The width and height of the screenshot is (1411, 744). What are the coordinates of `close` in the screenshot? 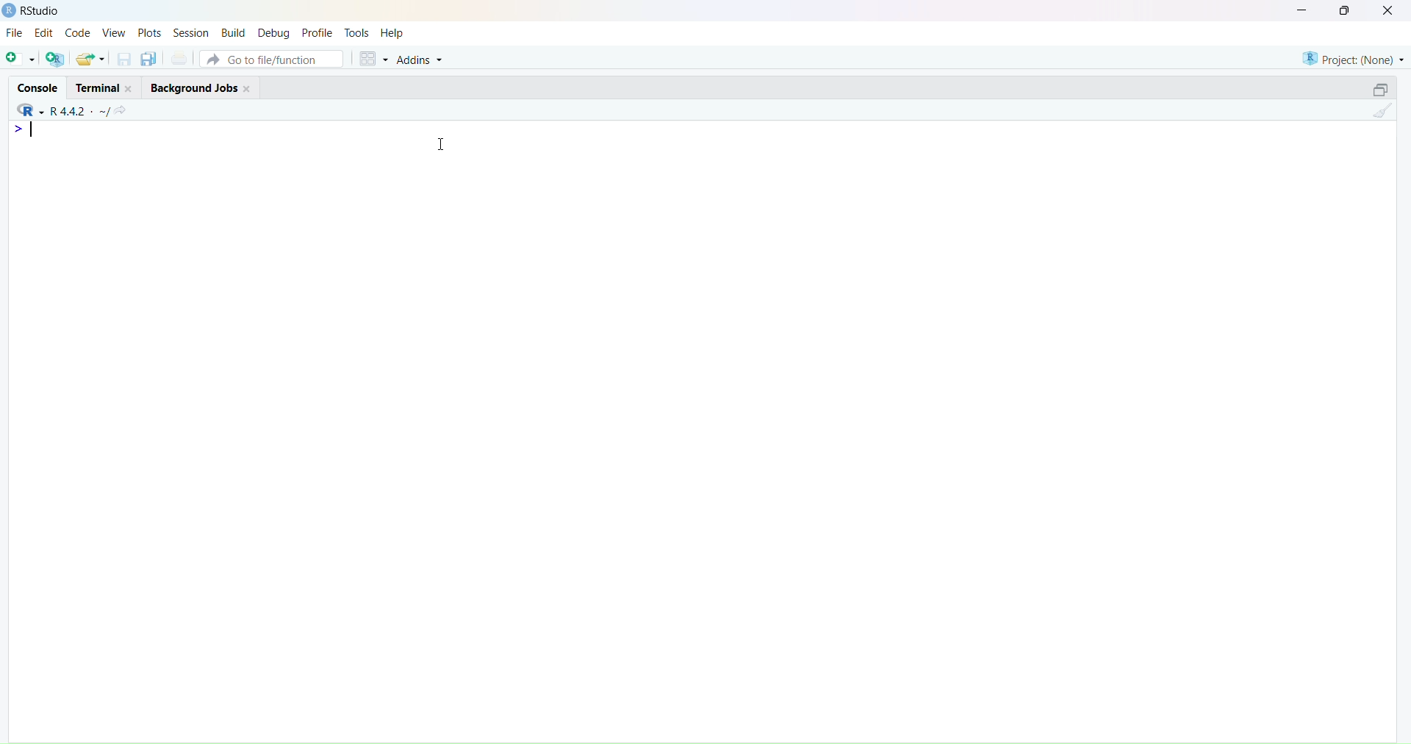 It's located at (130, 89).